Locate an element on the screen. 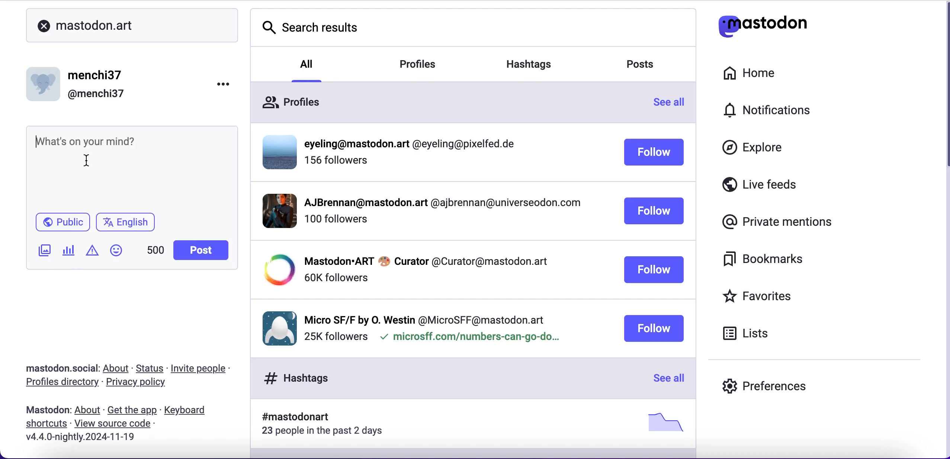 This screenshot has width=950, height=459. about is located at coordinates (117, 369).